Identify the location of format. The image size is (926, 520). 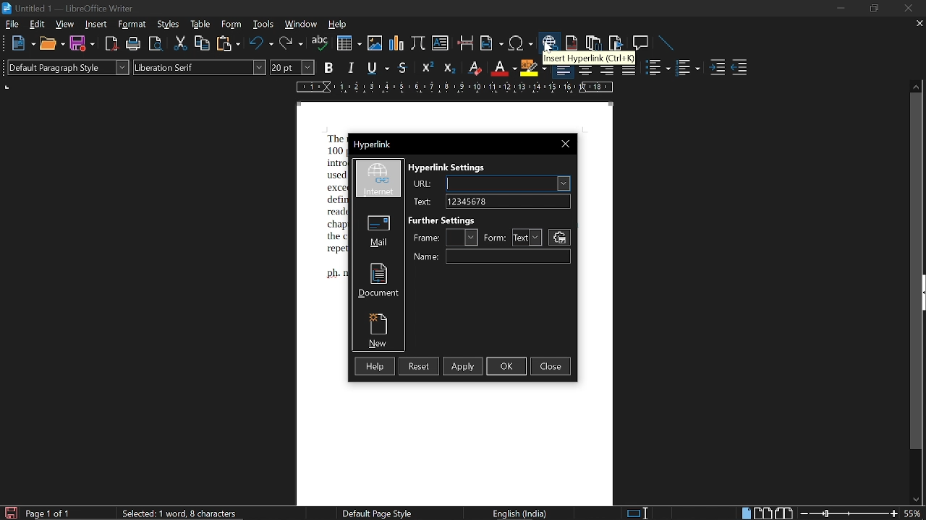
(130, 25).